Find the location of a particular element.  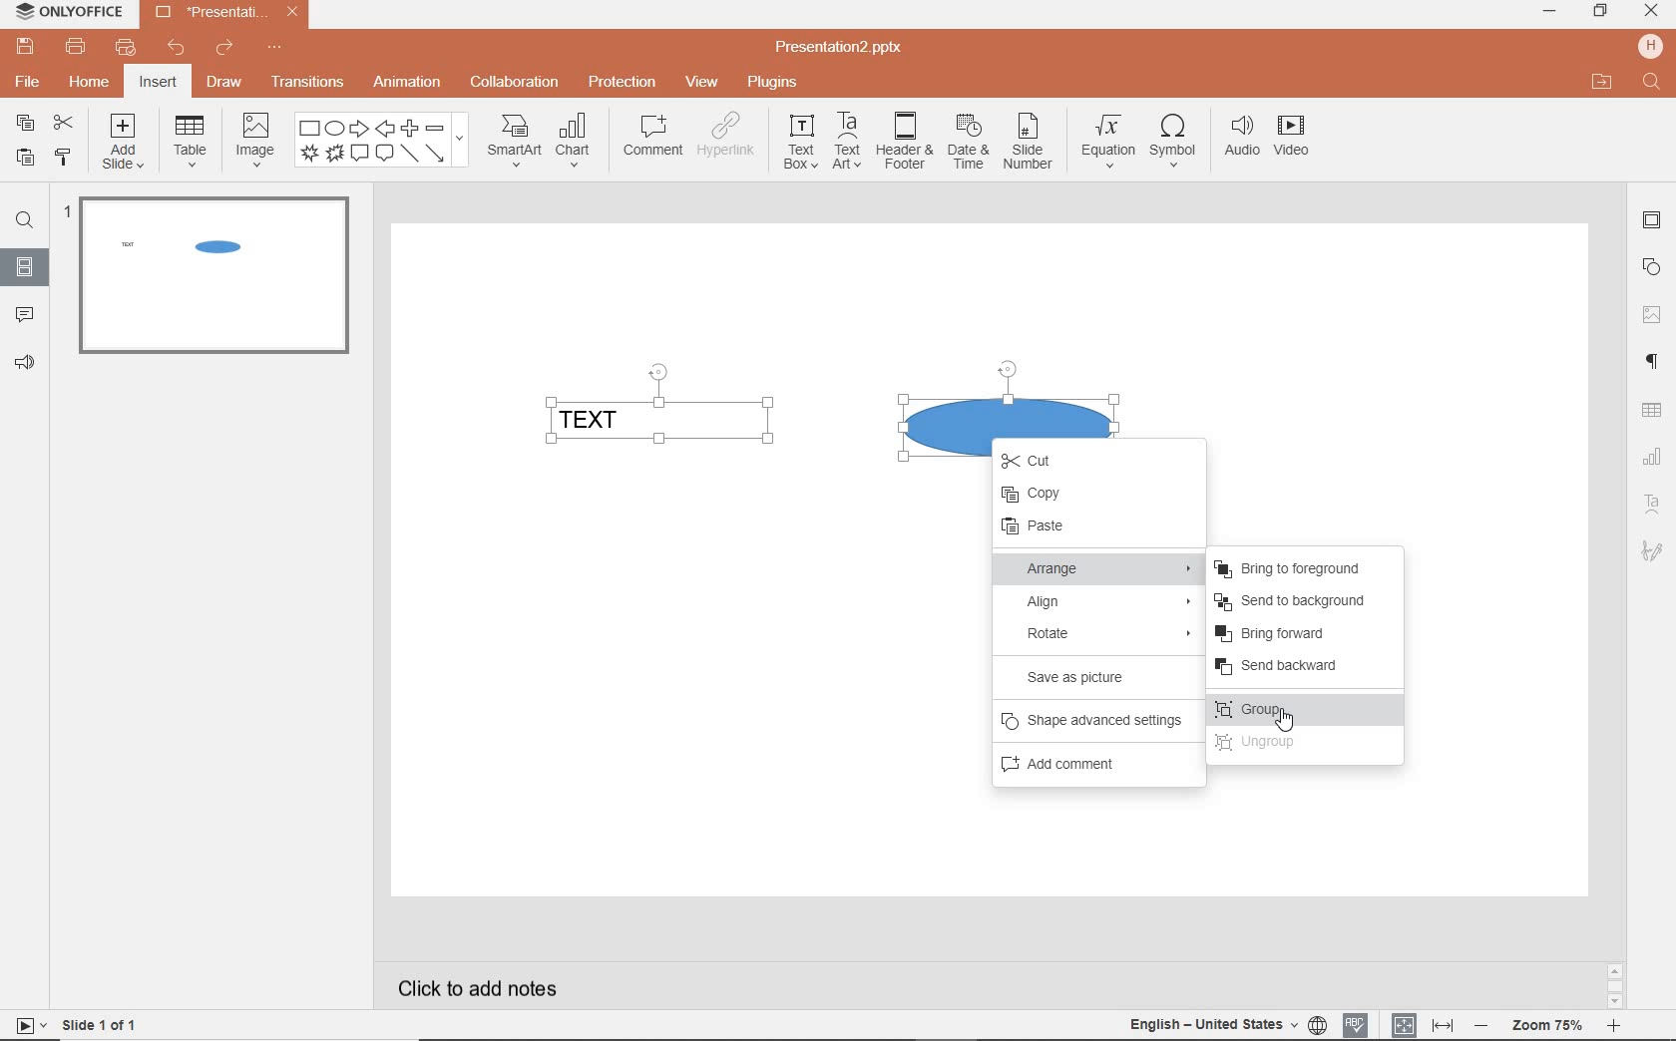

animation is located at coordinates (406, 84).